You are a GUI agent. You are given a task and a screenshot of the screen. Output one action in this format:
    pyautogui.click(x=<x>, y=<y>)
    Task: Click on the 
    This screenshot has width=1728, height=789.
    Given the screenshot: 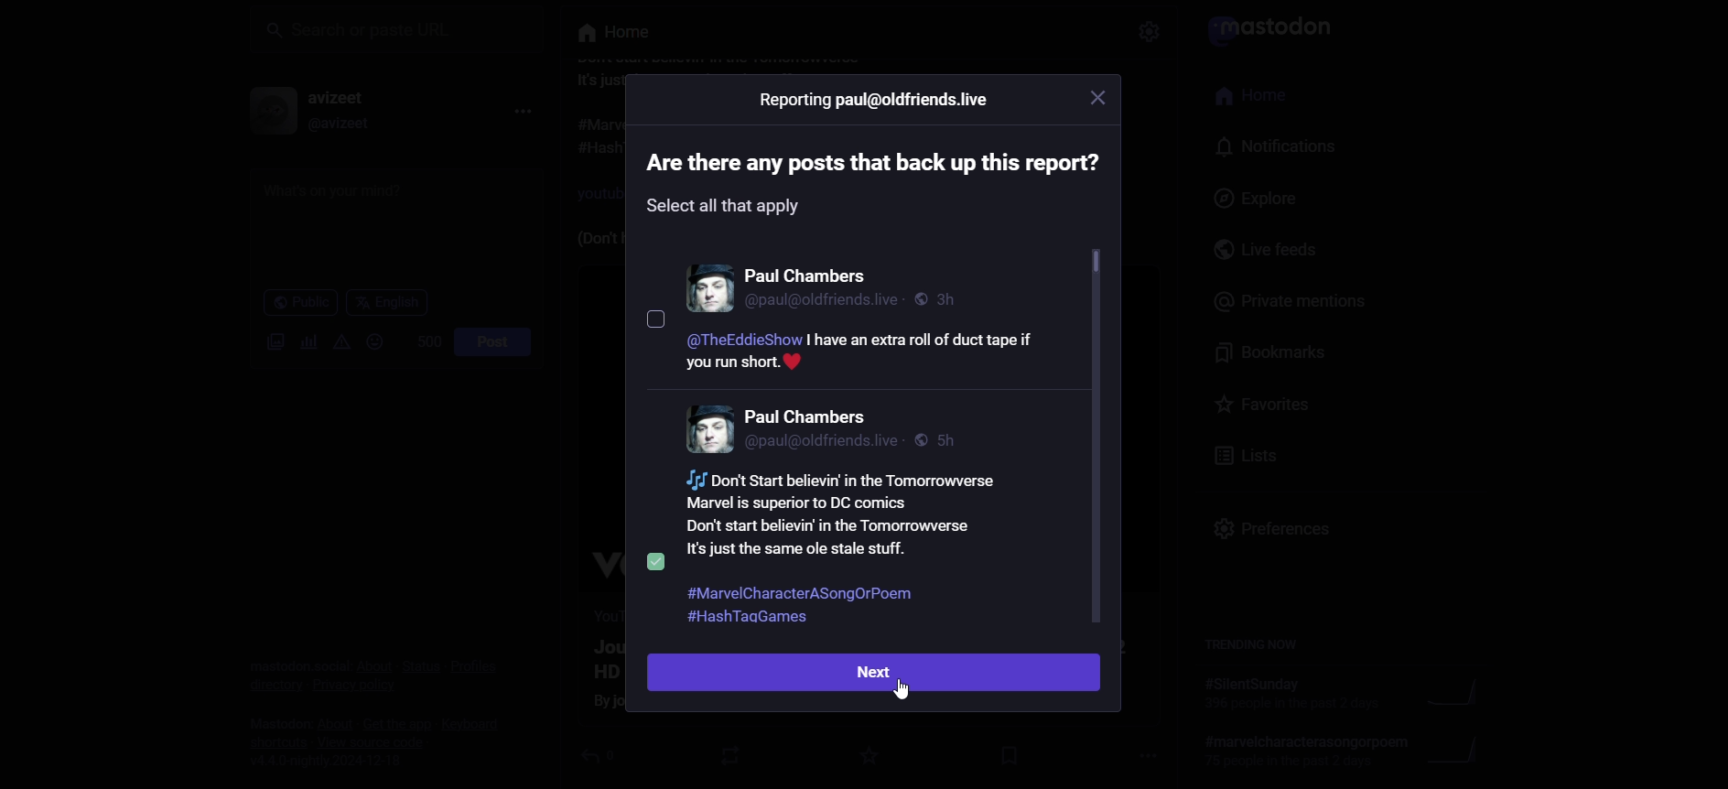 What is the action you would take?
    pyautogui.click(x=826, y=442)
    